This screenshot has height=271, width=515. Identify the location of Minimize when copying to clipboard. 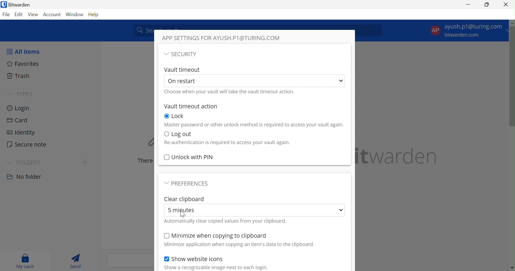
(220, 236).